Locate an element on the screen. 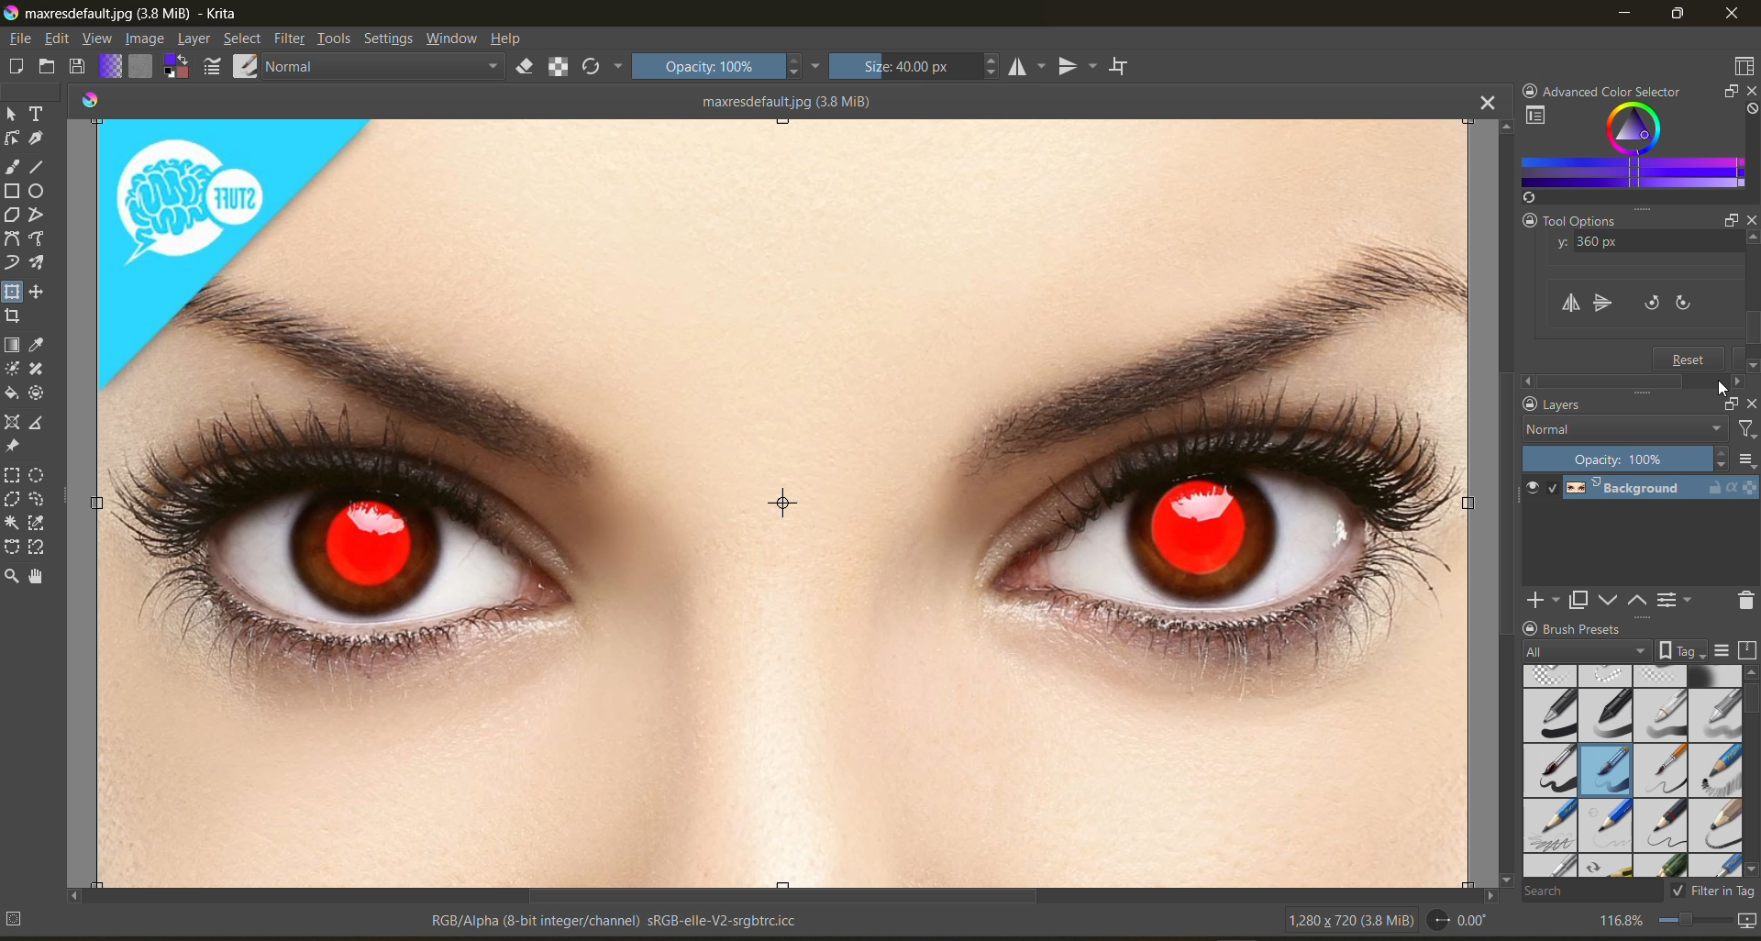 This screenshot has width=1761, height=941. tool is located at coordinates (38, 240).